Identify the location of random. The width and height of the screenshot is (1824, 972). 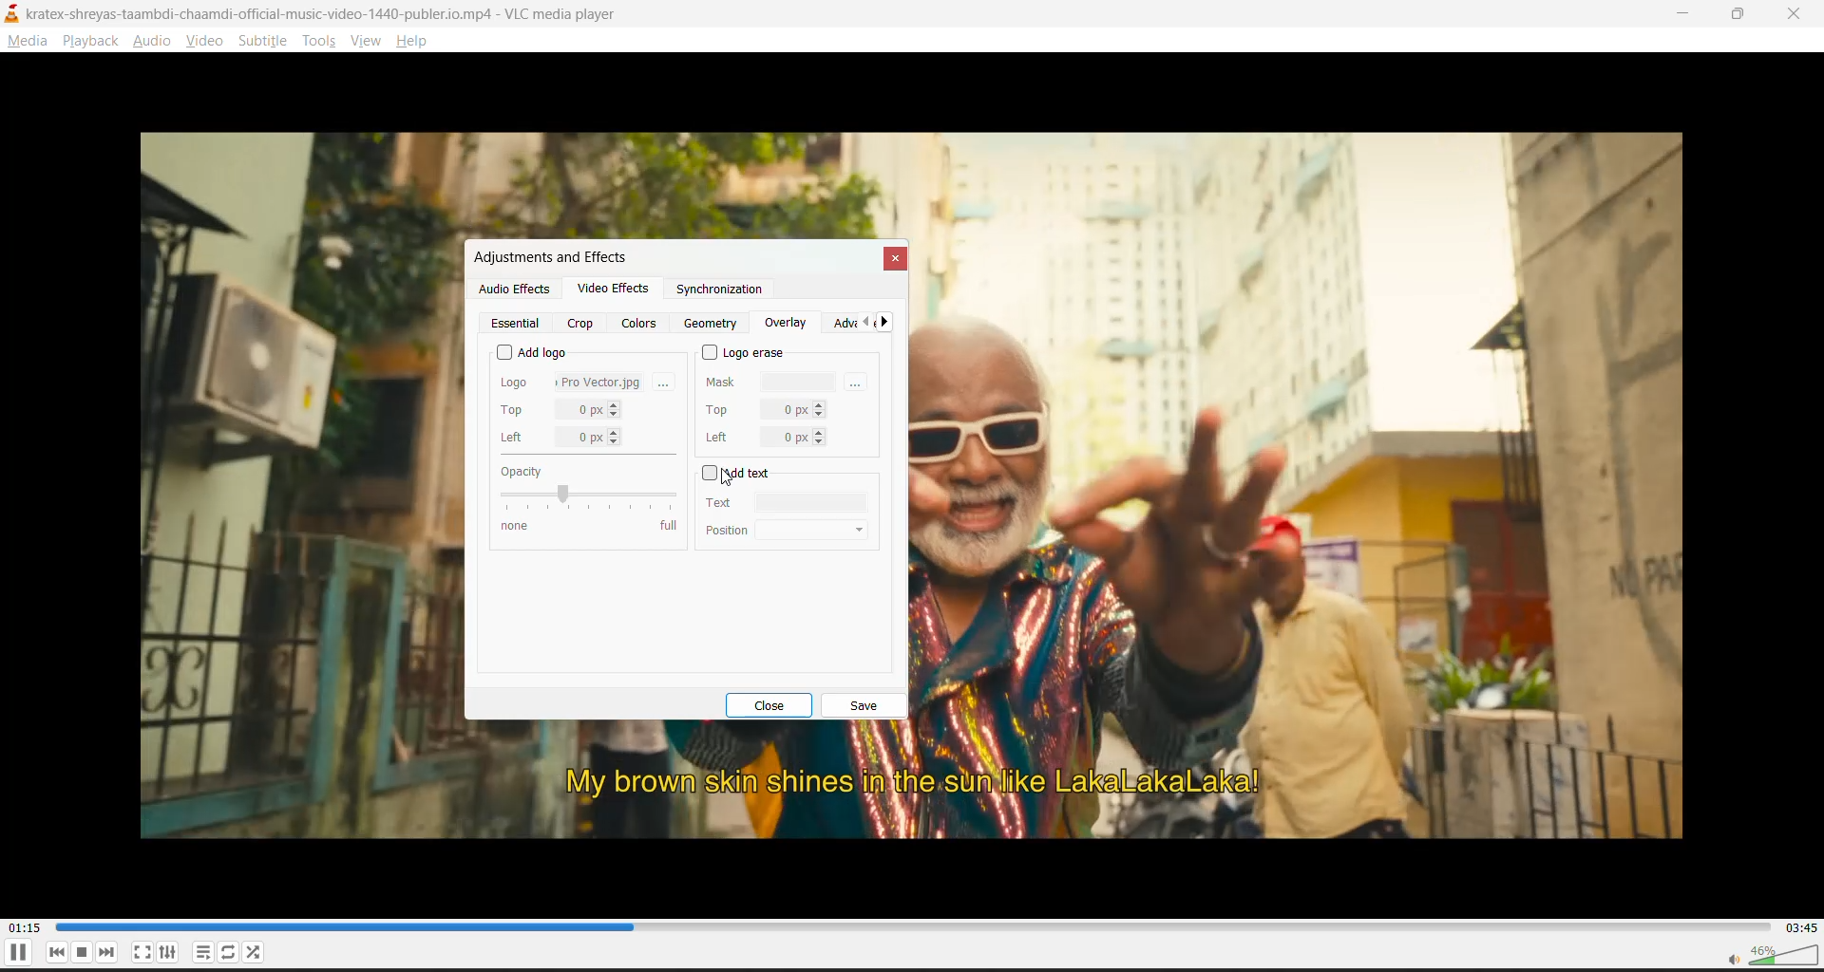
(257, 953).